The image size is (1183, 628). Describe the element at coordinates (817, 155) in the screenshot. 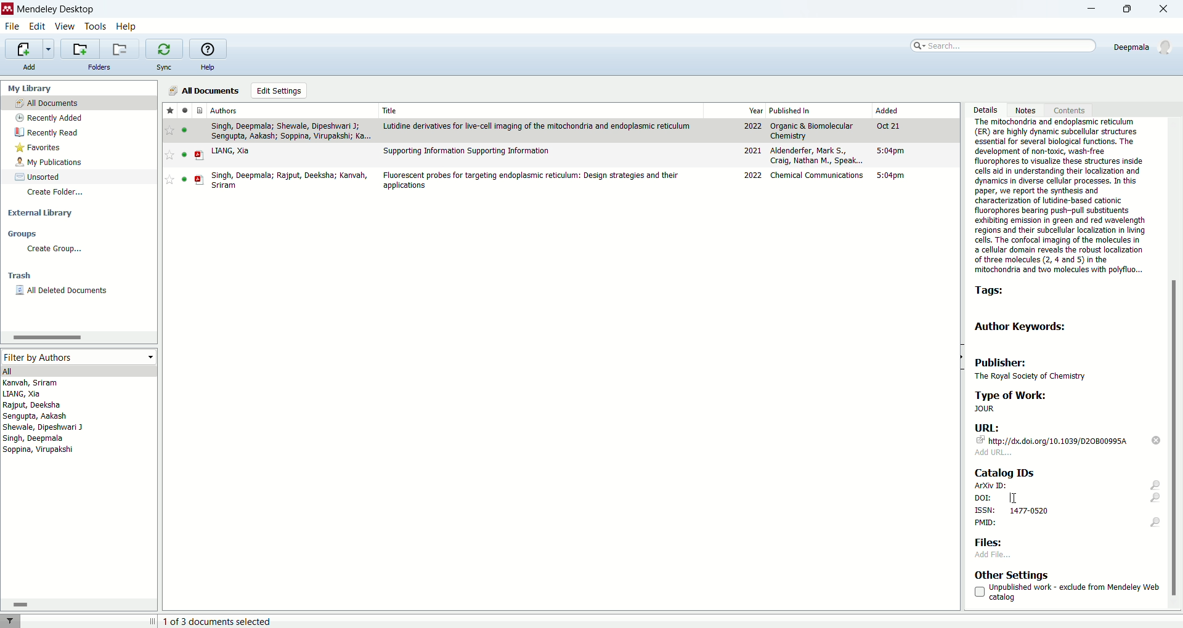

I see `aldenderfer, Mark S., Craig Nathan M., Speak...` at that location.